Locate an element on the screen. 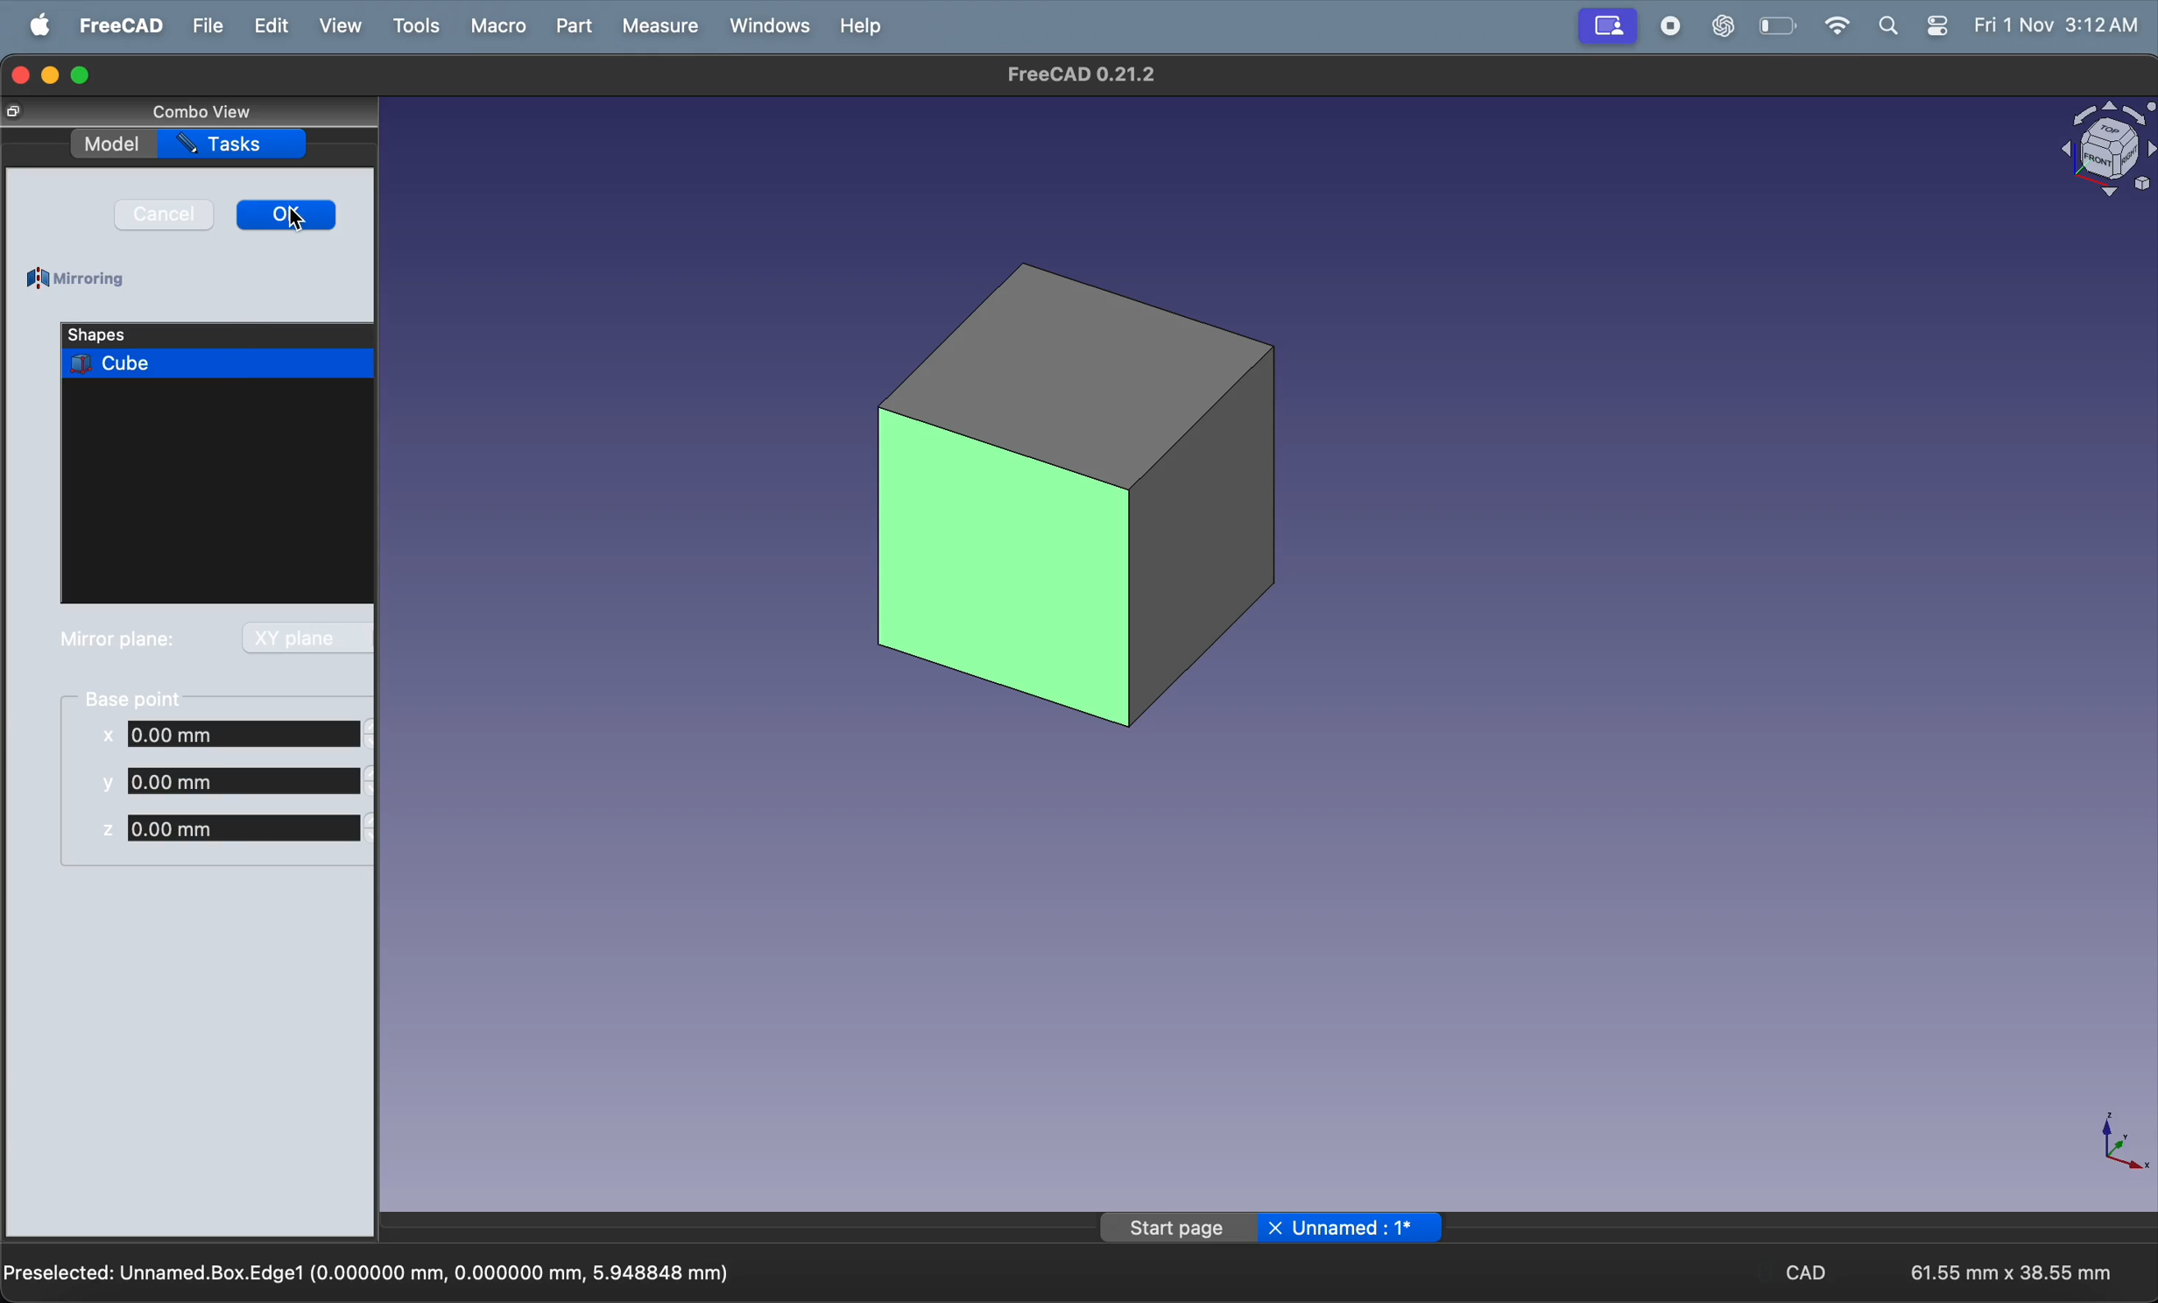 This screenshot has height=1303, width=2158. marco is located at coordinates (498, 26).